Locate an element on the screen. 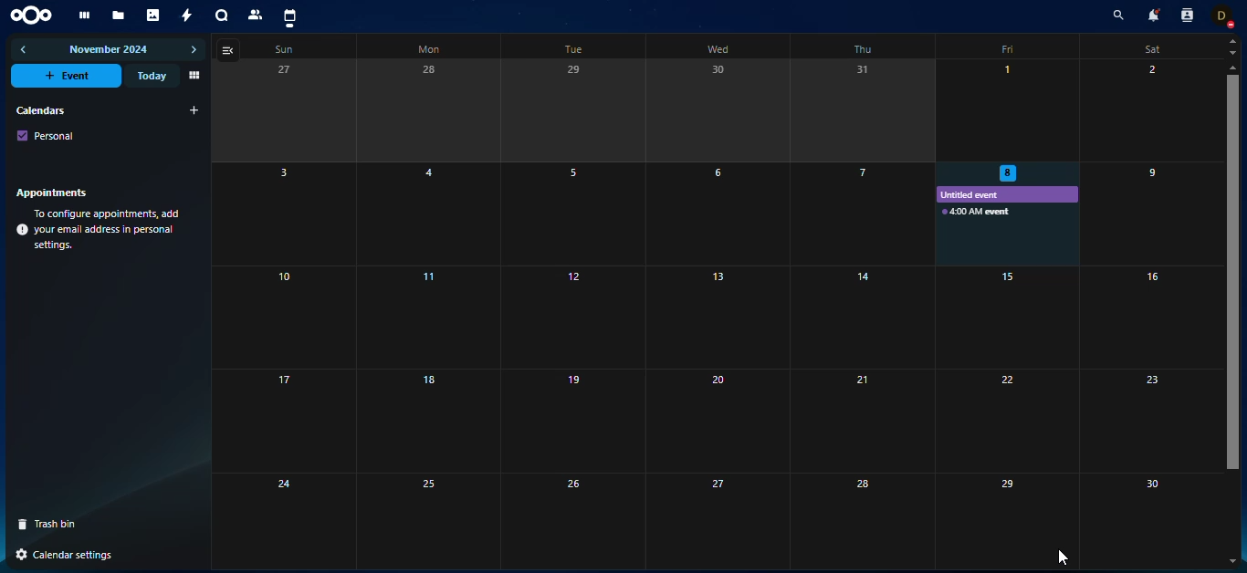 This screenshot has width=1247, height=573. 15 is located at coordinates (1004, 318).